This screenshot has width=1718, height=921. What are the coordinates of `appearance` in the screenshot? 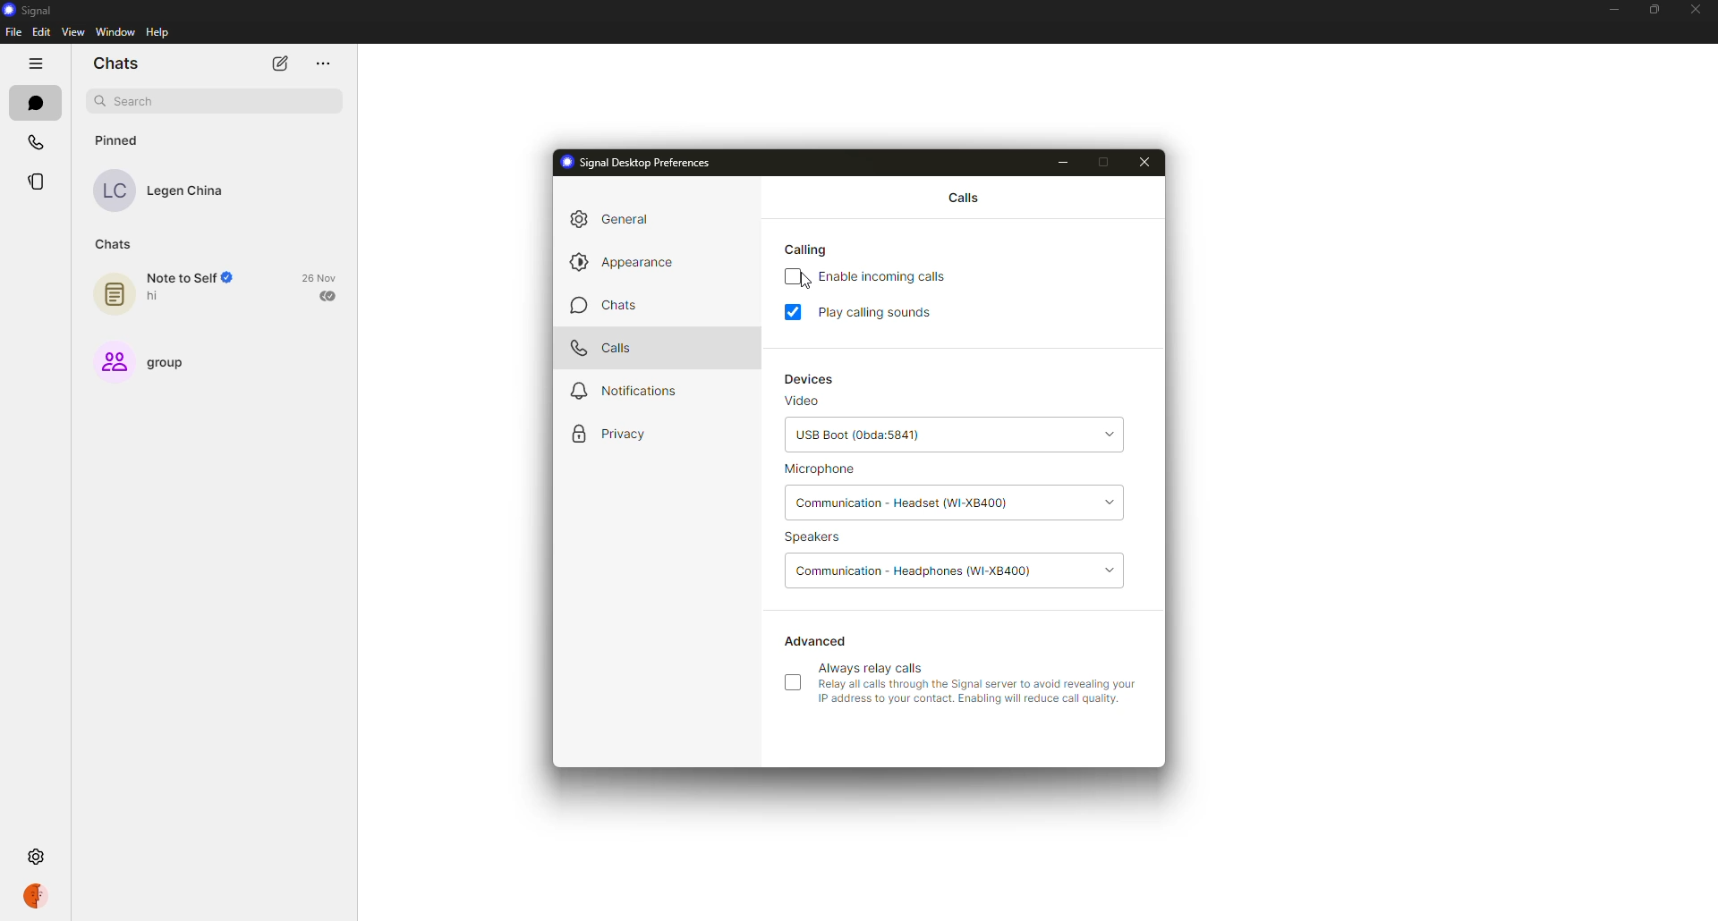 It's located at (629, 265).